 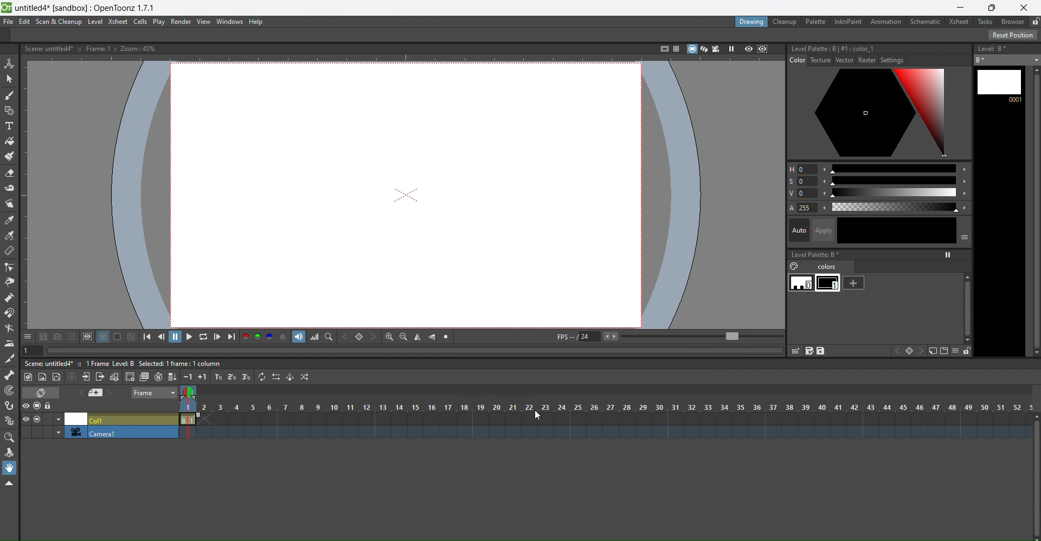 I want to click on last frame, so click(x=232, y=337).